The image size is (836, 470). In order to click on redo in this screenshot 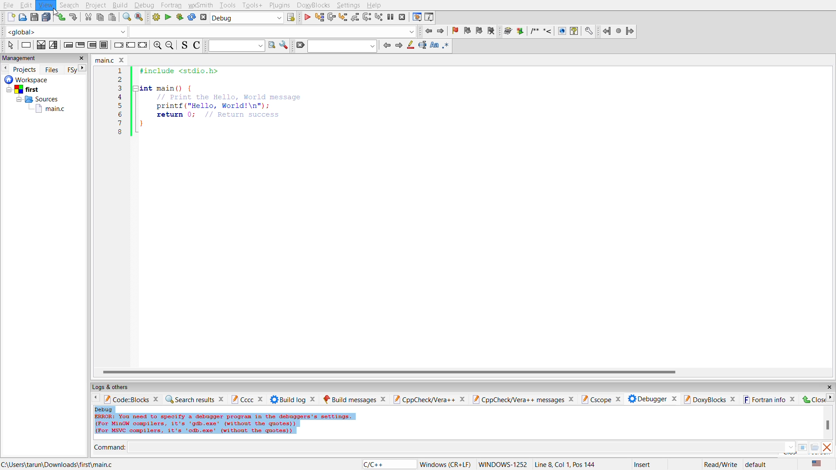, I will do `click(75, 19)`.